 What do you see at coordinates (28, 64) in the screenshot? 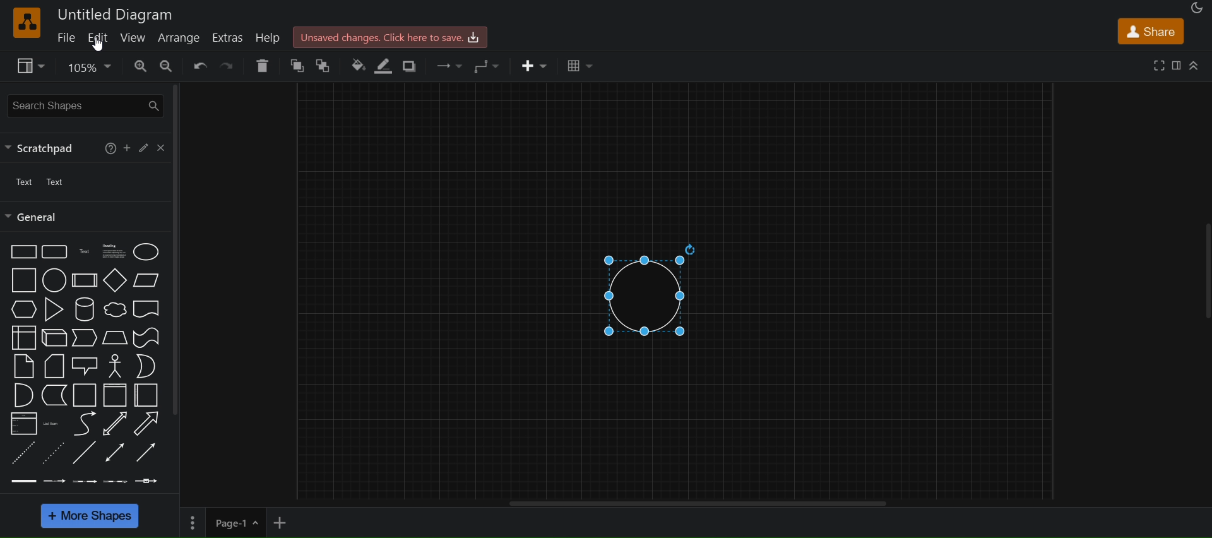
I see `view` at bounding box center [28, 64].